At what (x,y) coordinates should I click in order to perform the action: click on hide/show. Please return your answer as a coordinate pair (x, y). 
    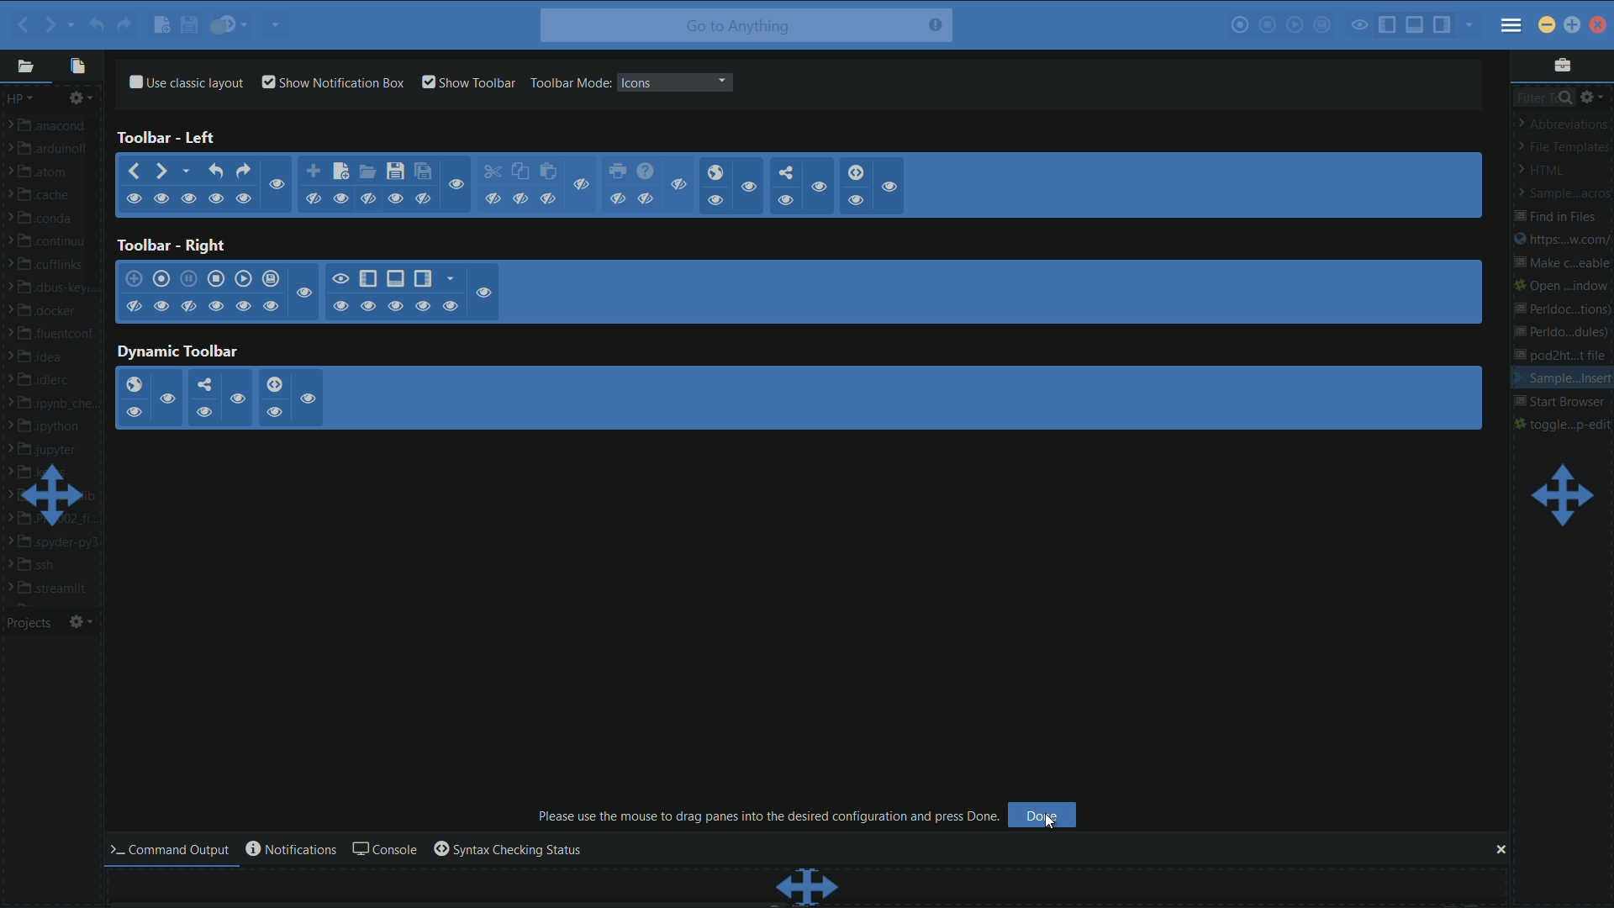
    Looking at the image, I should click on (237, 398).